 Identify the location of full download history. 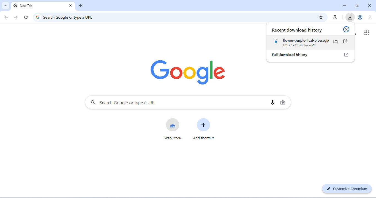
(291, 55).